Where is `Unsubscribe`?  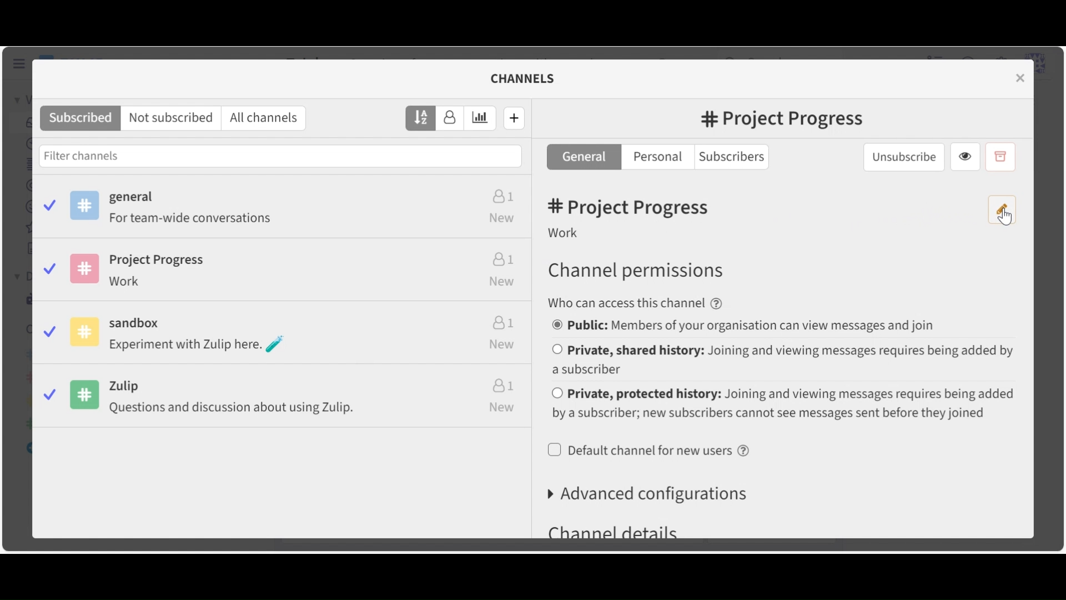
Unsubscribe is located at coordinates (905, 157).